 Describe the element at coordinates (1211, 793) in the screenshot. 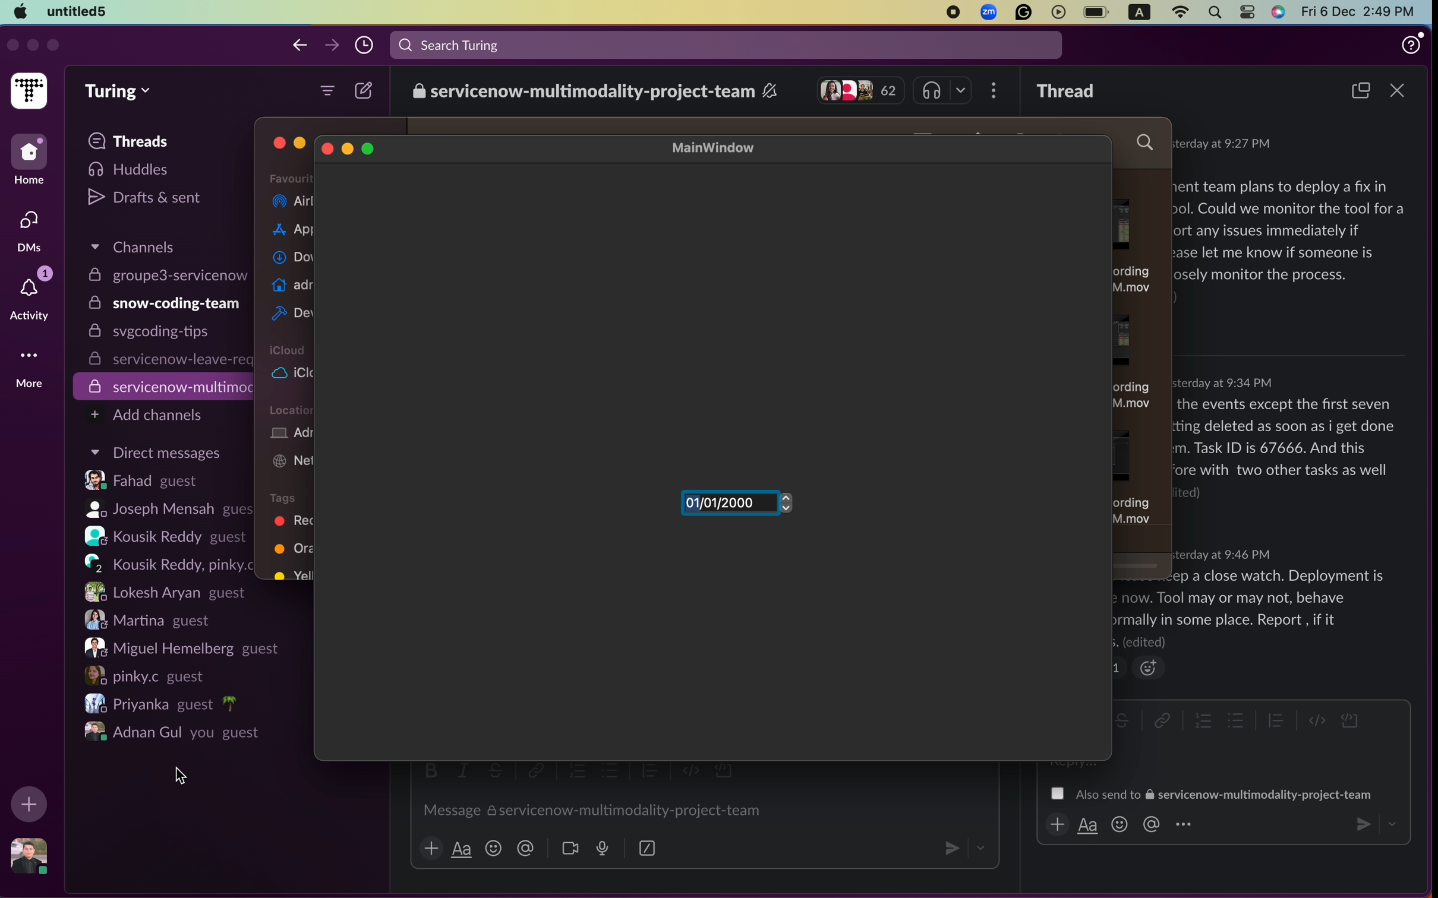

I see `message option` at that location.